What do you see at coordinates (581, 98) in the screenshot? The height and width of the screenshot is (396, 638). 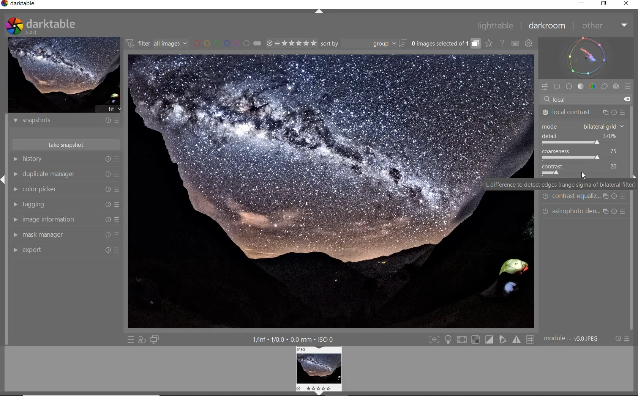 I see `Local` at bounding box center [581, 98].